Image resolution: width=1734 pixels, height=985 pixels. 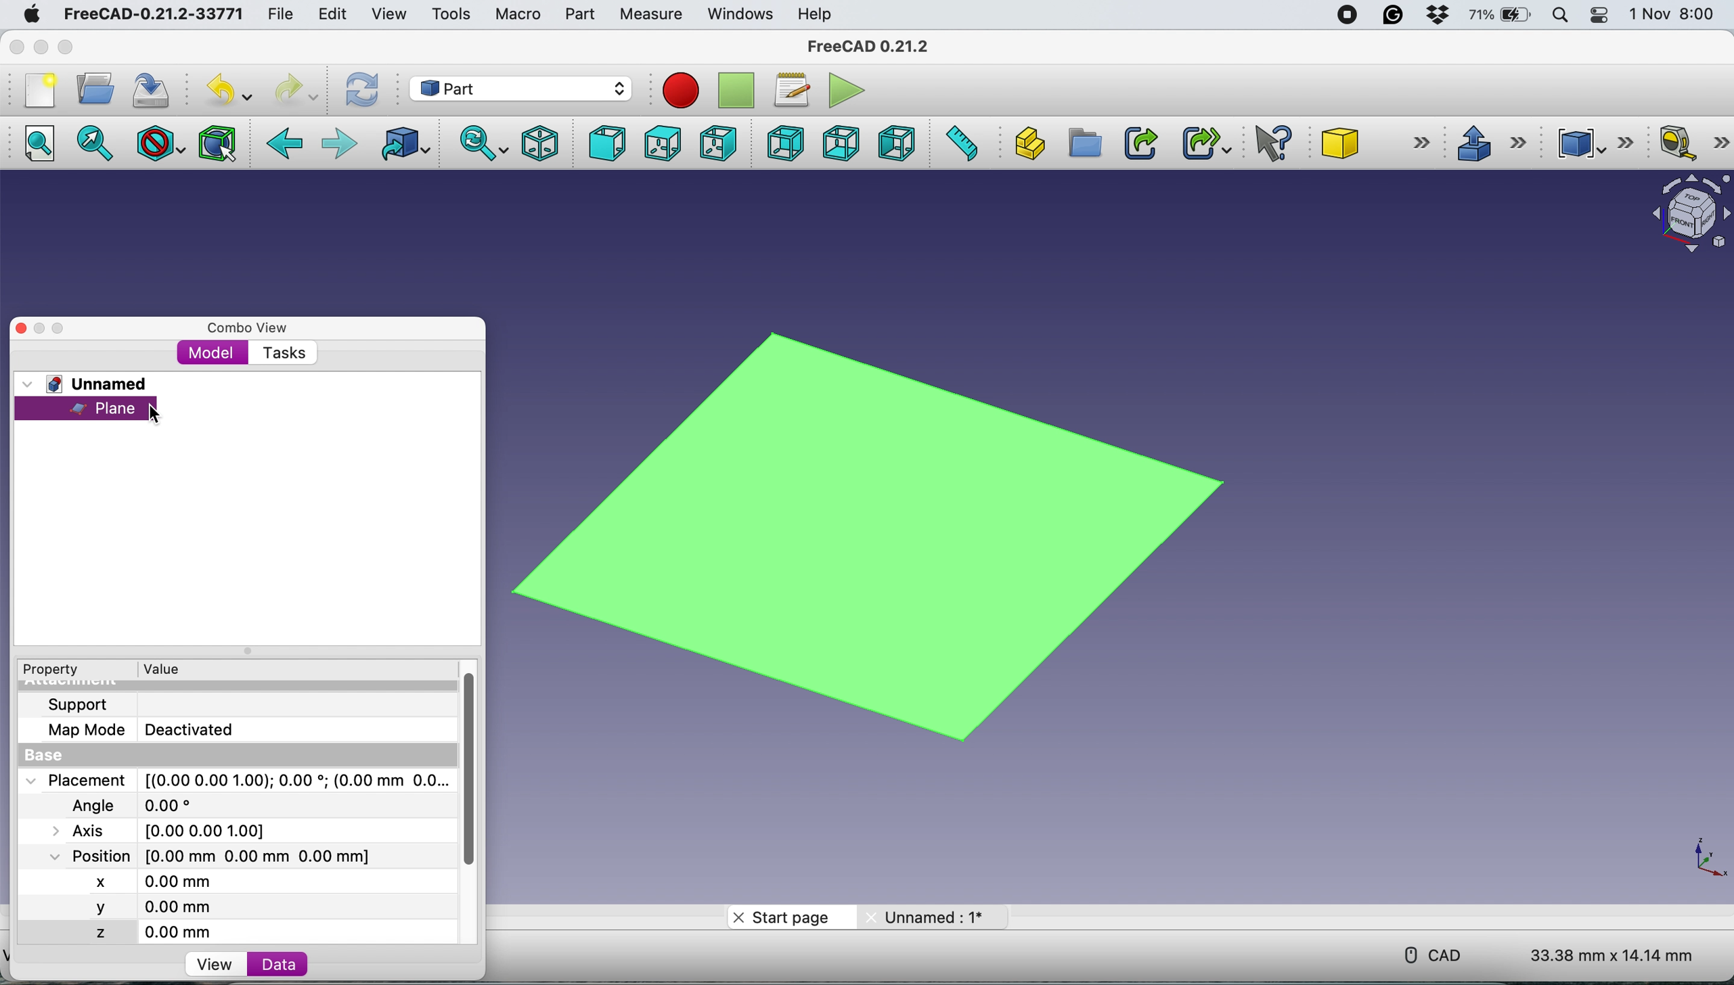 I want to click on stop recording macros, so click(x=736, y=91).